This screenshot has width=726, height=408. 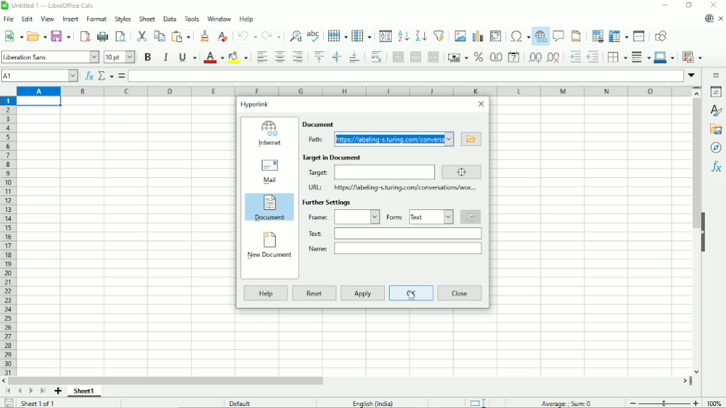 What do you see at coordinates (362, 35) in the screenshot?
I see `Column` at bounding box center [362, 35].